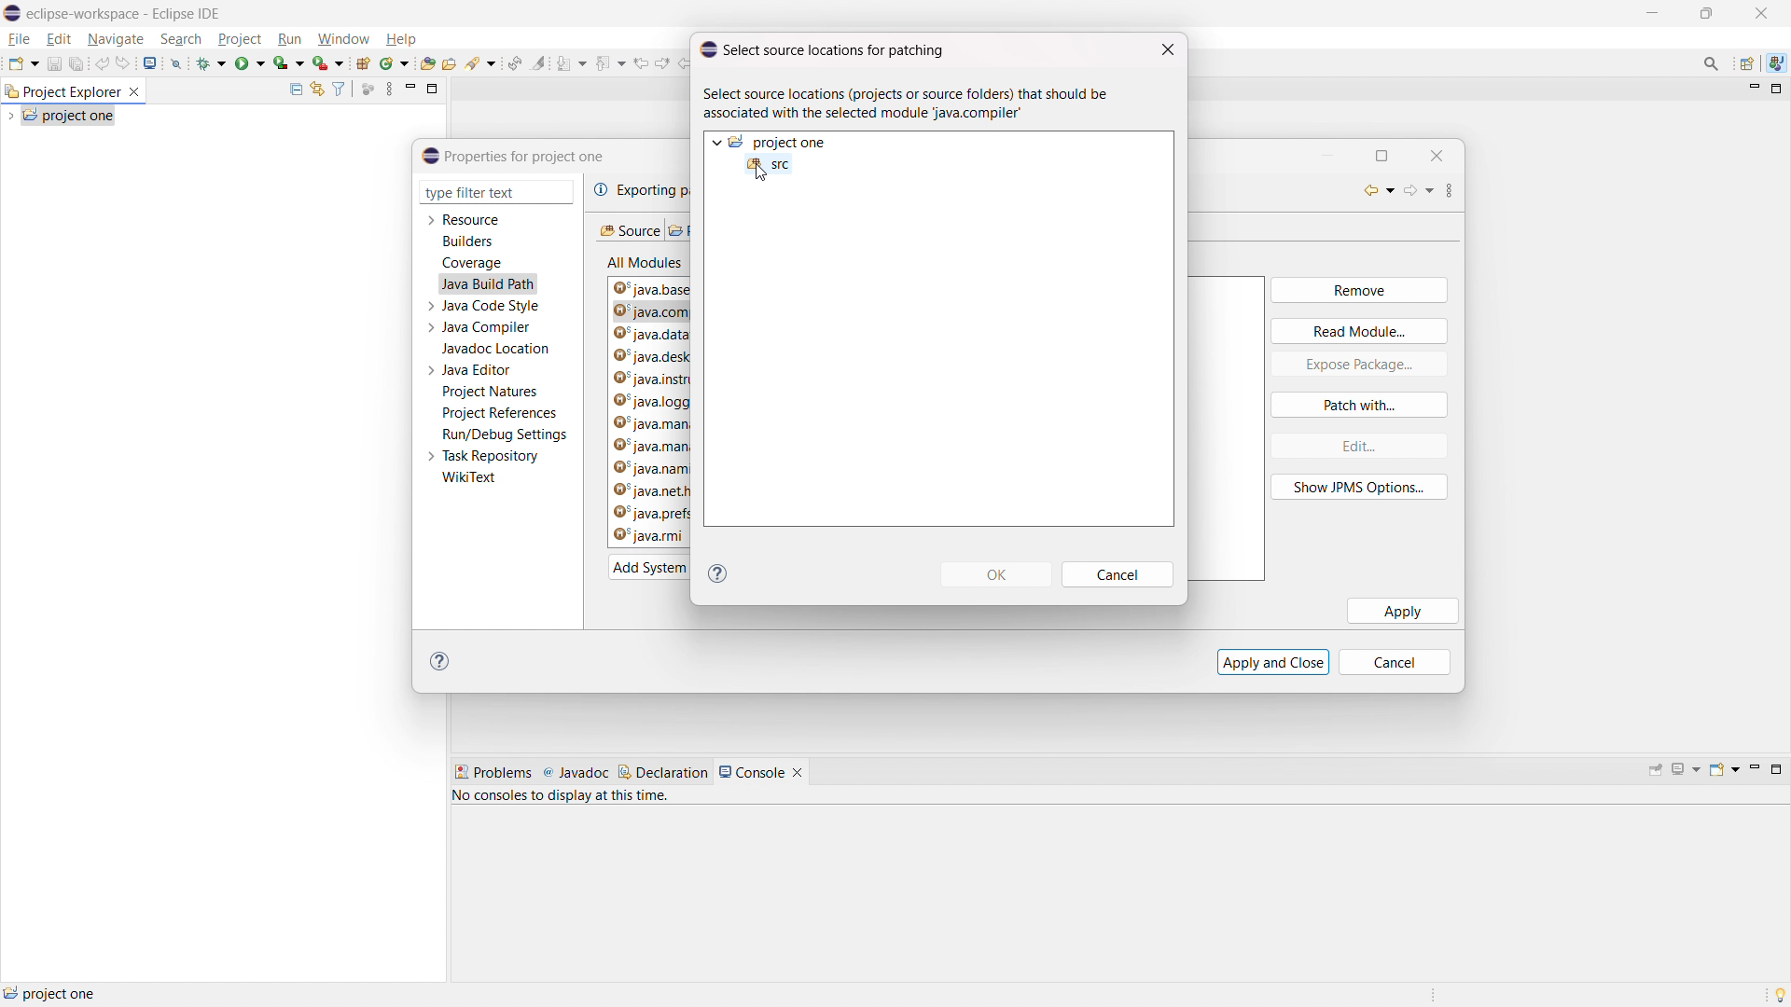 The image size is (1791, 1007). Describe the element at coordinates (289, 62) in the screenshot. I see `coverage` at that location.